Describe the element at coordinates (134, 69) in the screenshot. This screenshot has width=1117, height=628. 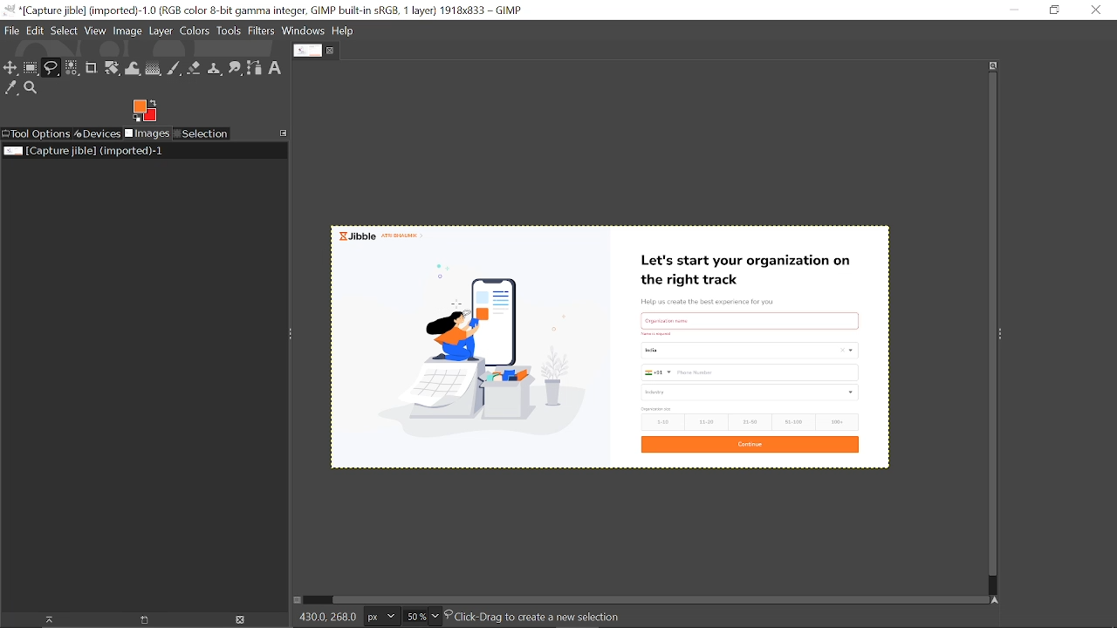
I see `Wrap text tool` at that location.